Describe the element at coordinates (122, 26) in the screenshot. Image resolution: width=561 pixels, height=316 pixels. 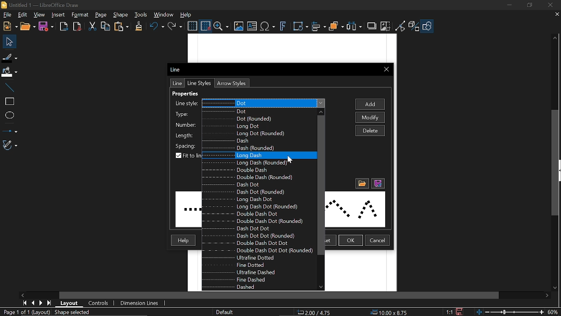
I see `paste` at that location.